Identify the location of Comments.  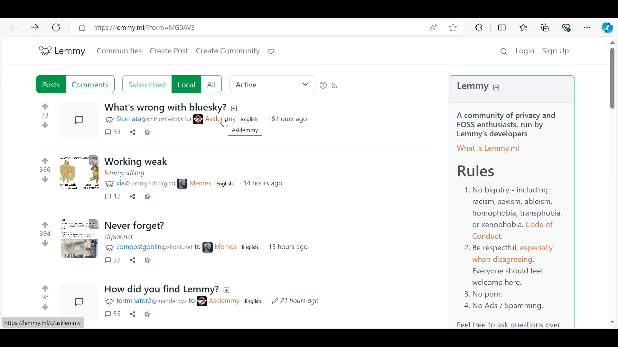
(80, 299).